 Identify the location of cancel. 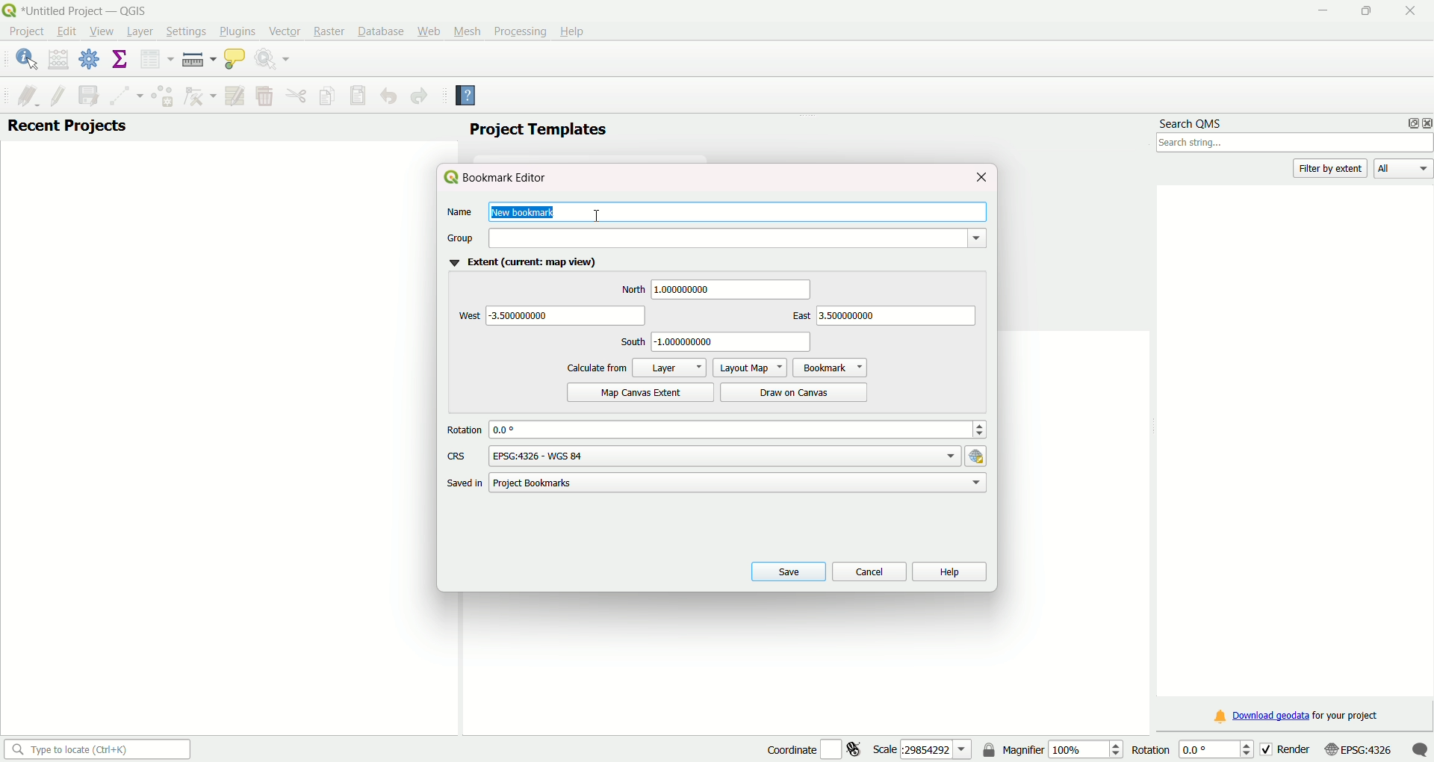
(868, 570).